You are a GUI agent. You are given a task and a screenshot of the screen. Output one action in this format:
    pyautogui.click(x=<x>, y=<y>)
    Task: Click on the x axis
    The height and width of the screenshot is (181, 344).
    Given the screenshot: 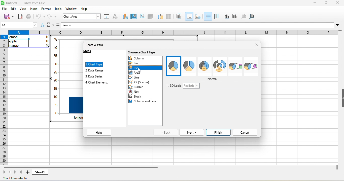 What is the action you would take?
    pyautogui.click(x=226, y=17)
    